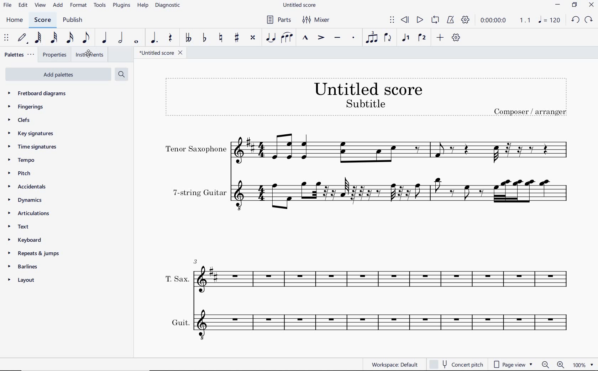  Describe the element at coordinates (456, 38) in the screenshot. I see `CUSTOMIZE TOOLBAR` at that location.